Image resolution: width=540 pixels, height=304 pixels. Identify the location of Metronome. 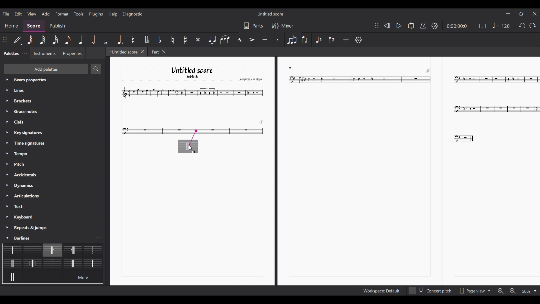
(423, 26).